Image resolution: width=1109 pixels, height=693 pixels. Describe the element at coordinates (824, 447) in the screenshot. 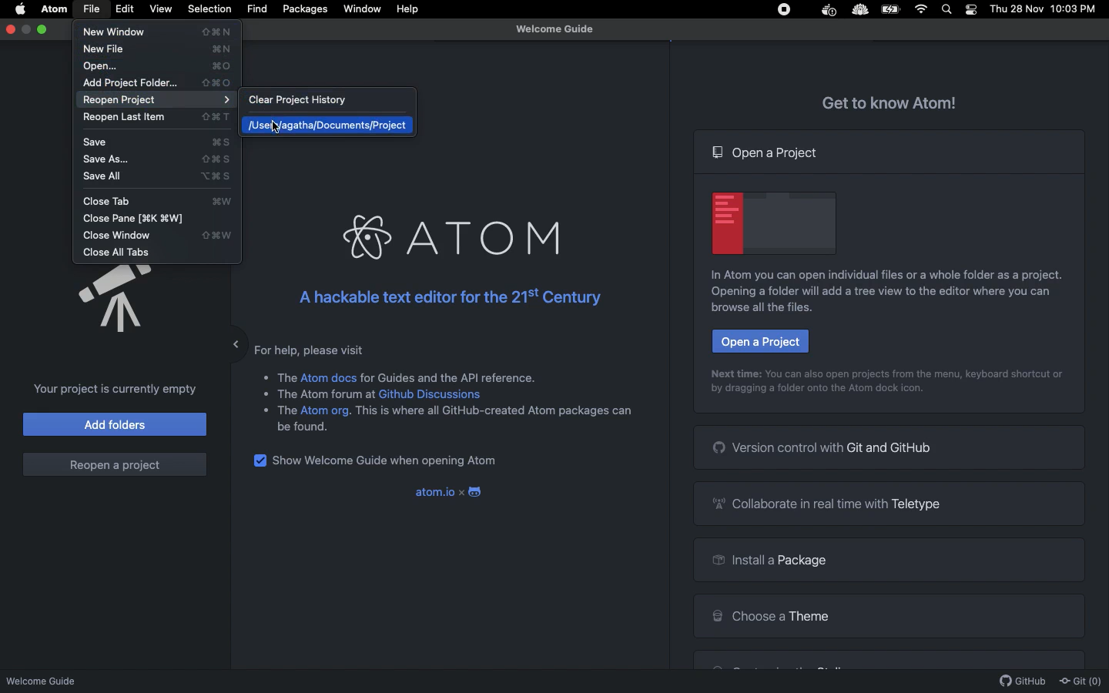

I see `Version control with Git and Github` at that location.